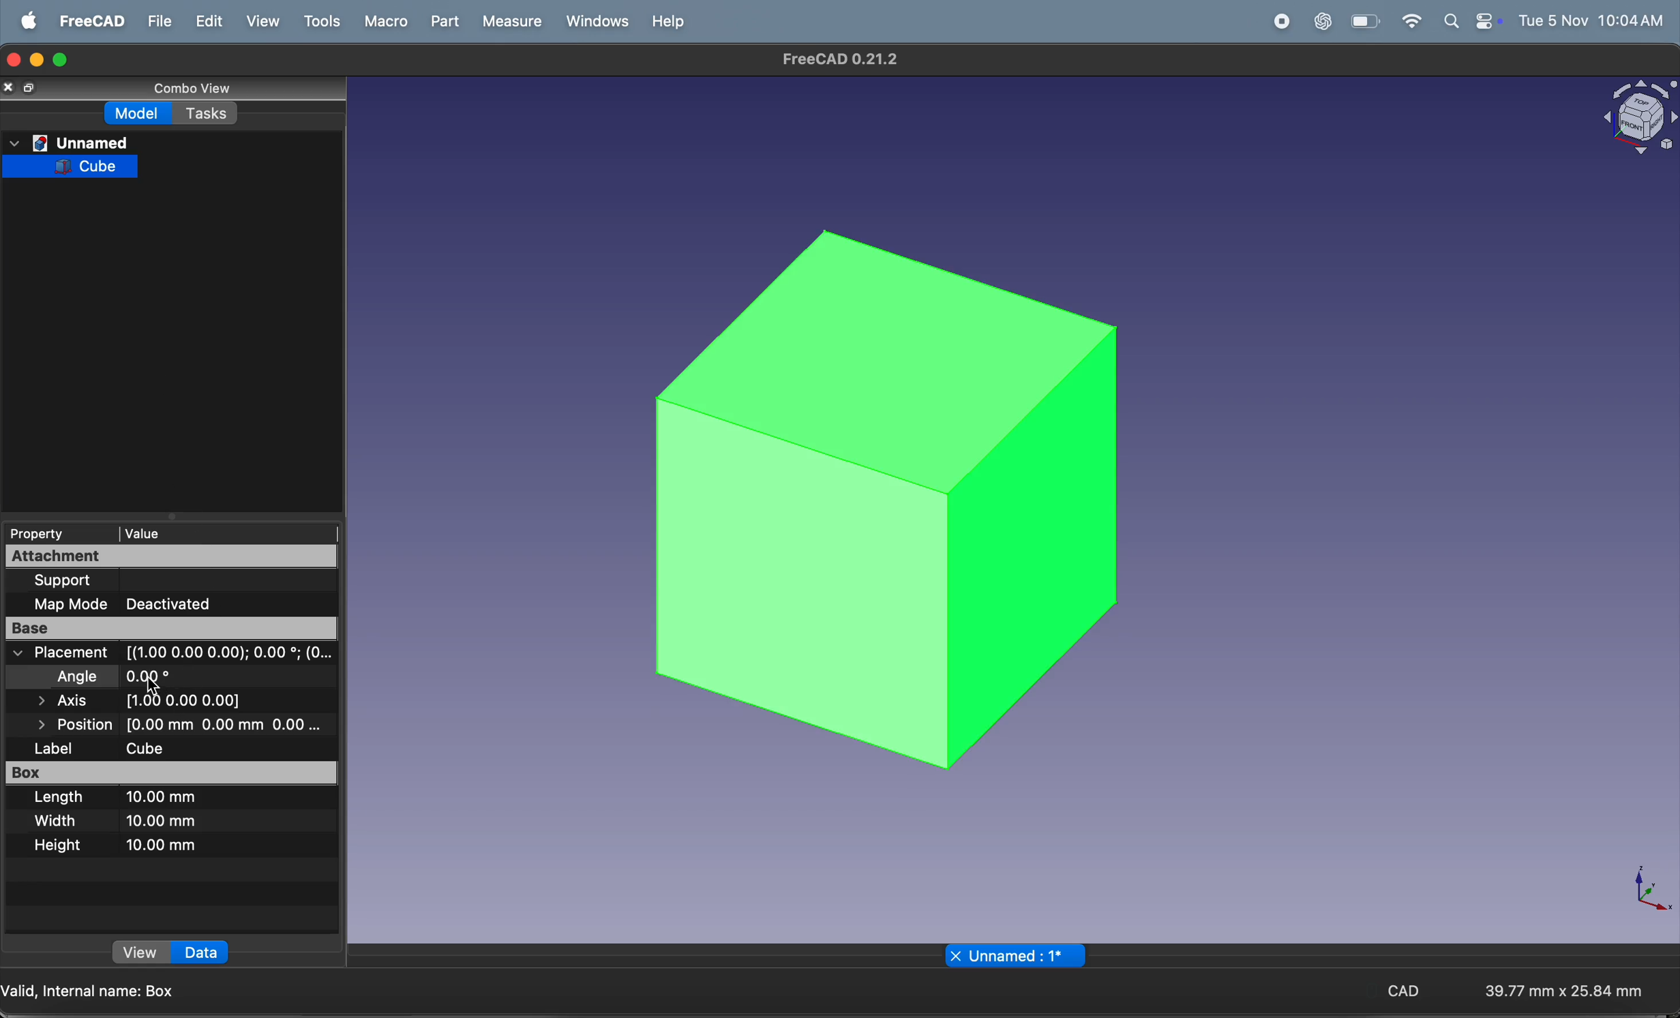 This screenshot has height=1018, width=1680. What do you see at coordinates (1397, 990) in the screenshot?
I see `CAD` at bounding box center [1397, 990].